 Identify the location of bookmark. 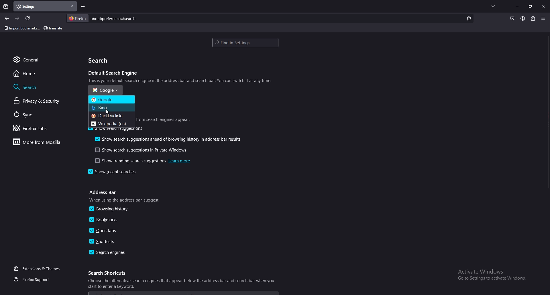
(54, 29).